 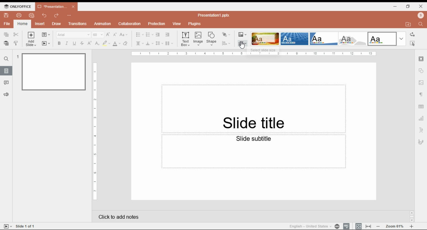 I want to click on minimize, so click(x=395, y=6).